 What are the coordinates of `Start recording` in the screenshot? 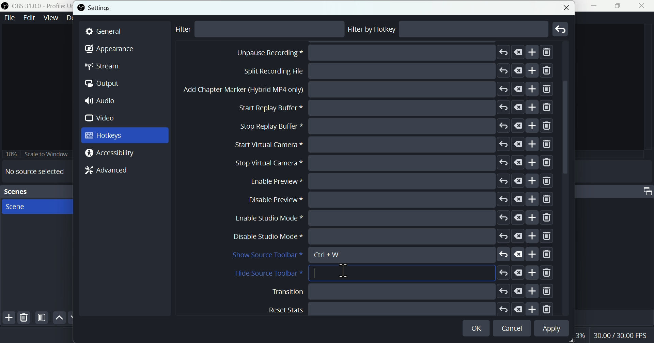 It's located at (383, 71).